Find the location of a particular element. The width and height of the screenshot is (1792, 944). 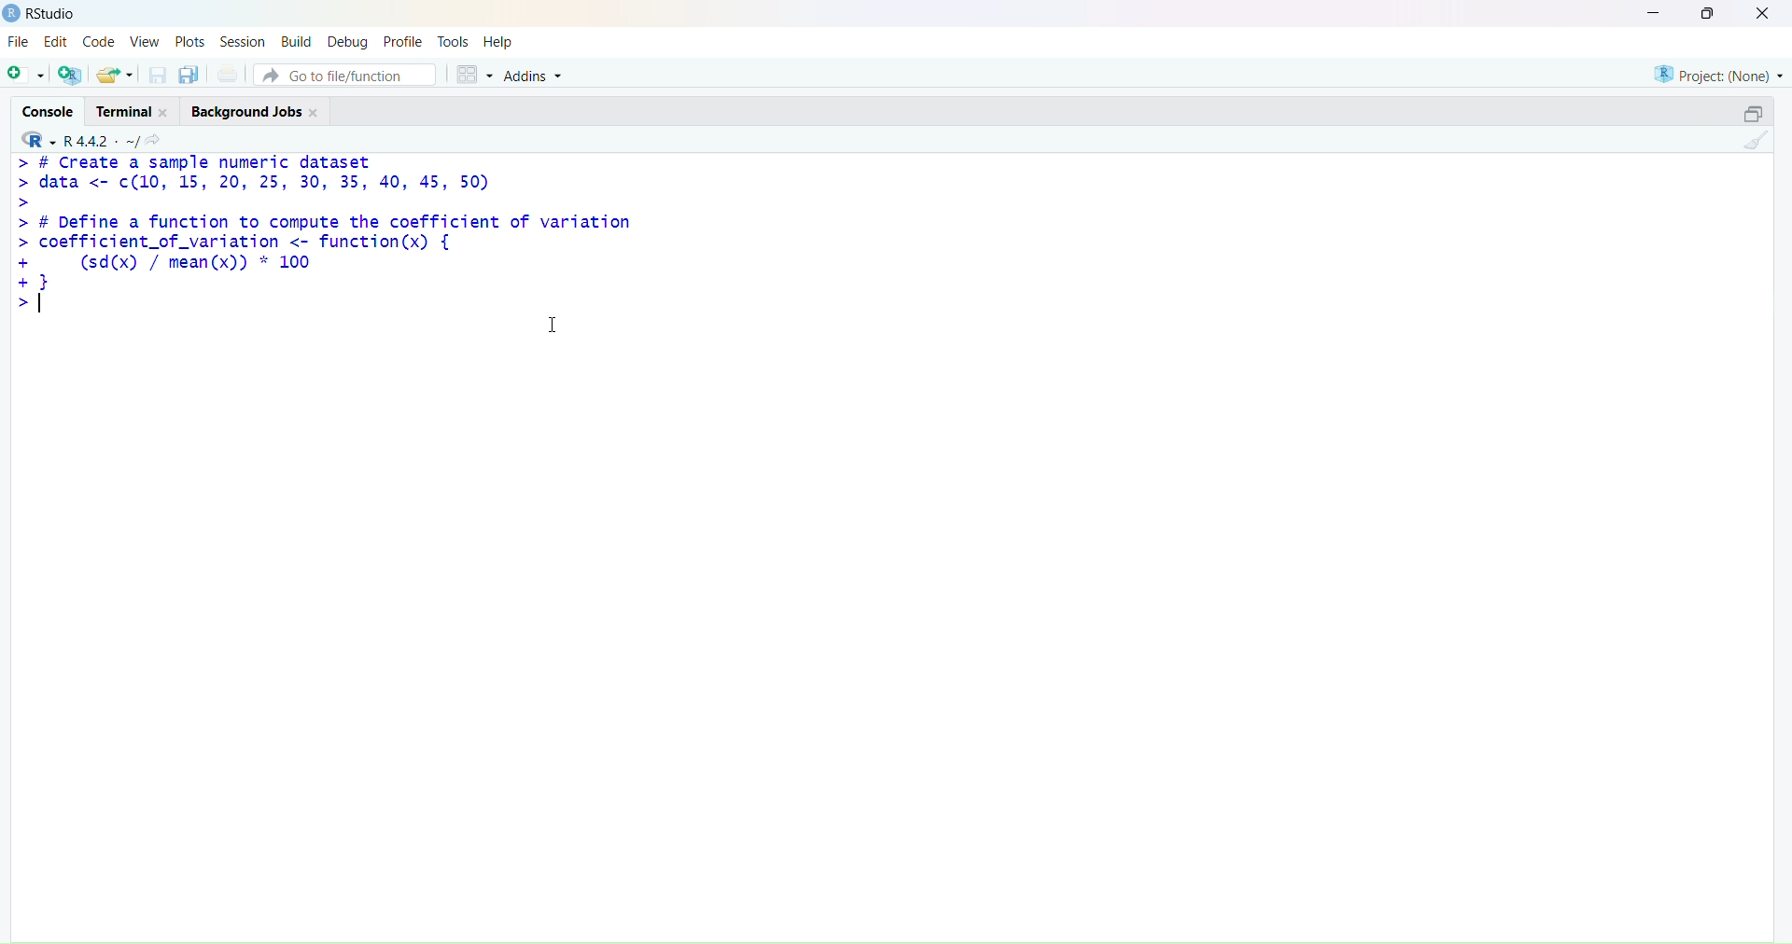

Close  is located at coordinates (315, 113).